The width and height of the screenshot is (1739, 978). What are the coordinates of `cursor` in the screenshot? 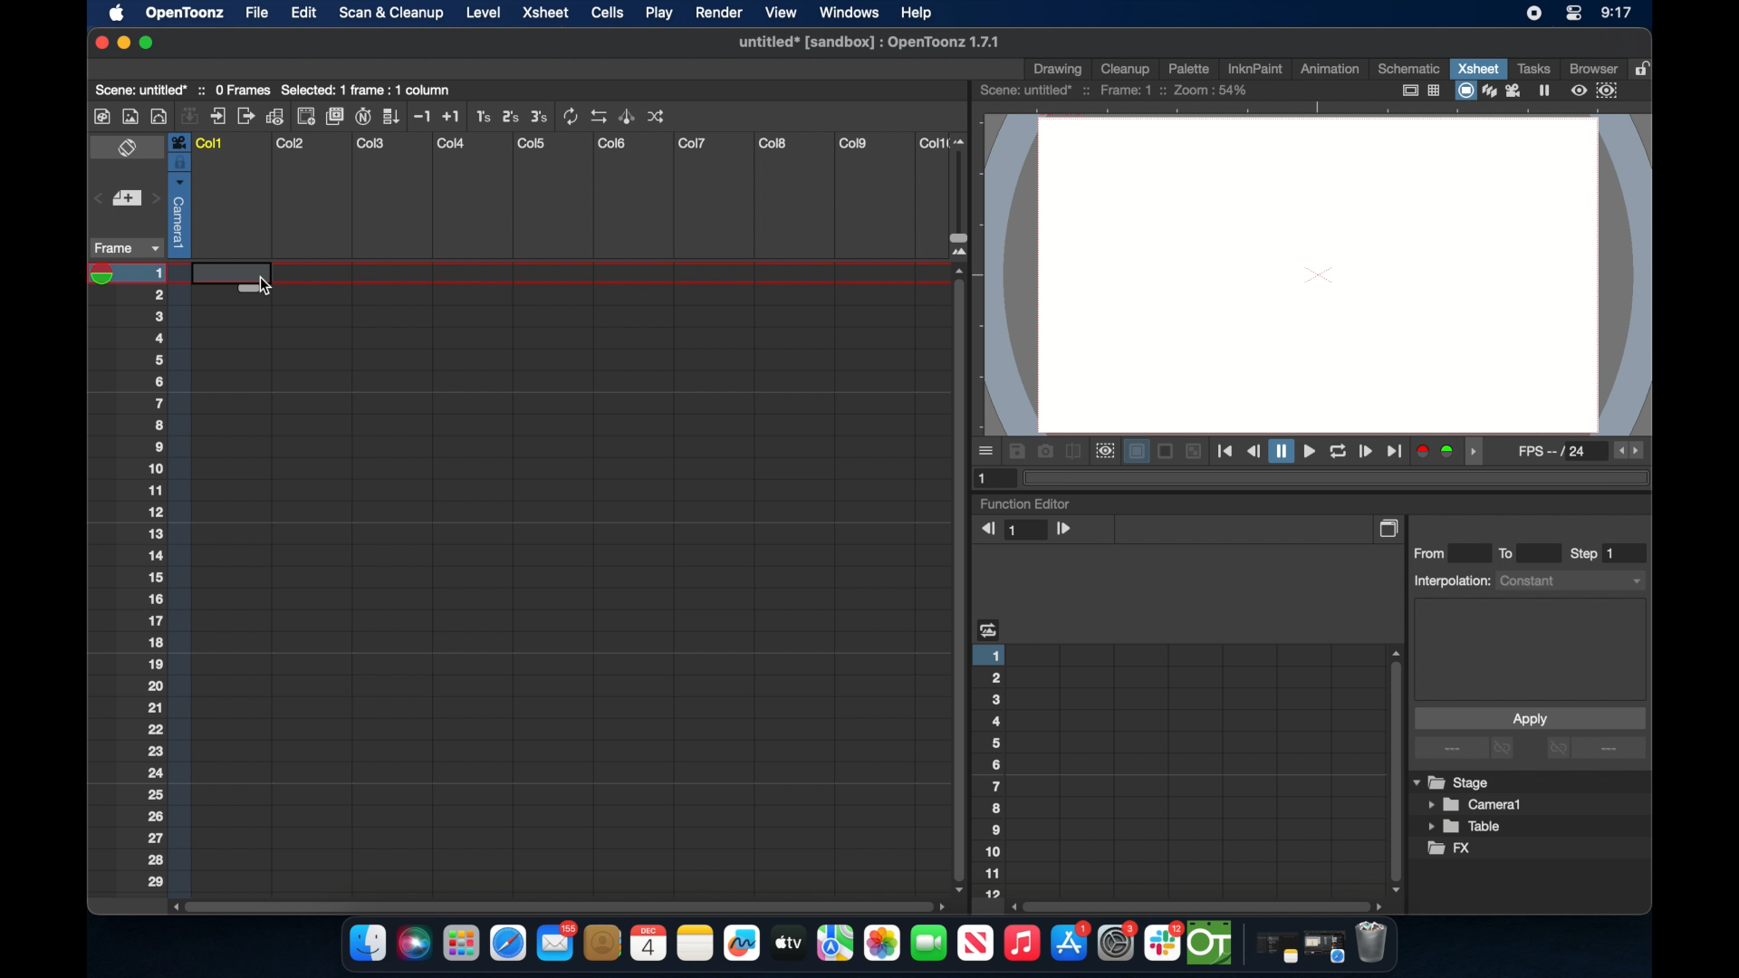 It's located at (266, 283).